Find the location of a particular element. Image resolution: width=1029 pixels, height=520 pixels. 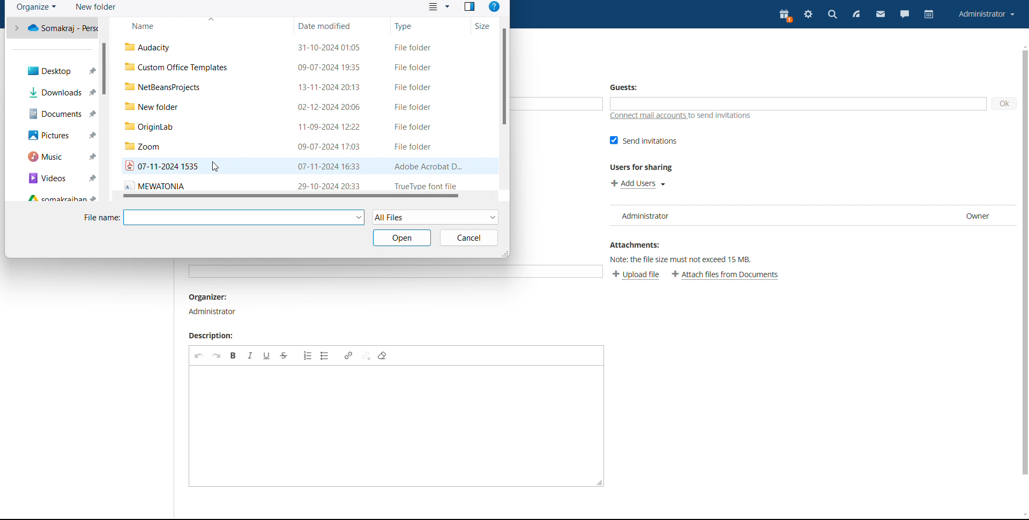

connect mail accounts is located at coordinates (683, 116).